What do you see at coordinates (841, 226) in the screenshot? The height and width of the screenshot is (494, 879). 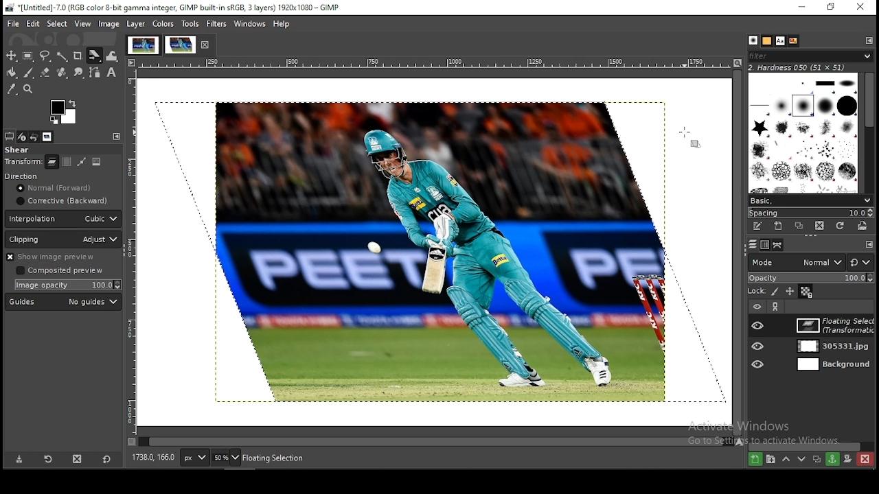 I see `refresh brushes` at bounding box center [841, 226].